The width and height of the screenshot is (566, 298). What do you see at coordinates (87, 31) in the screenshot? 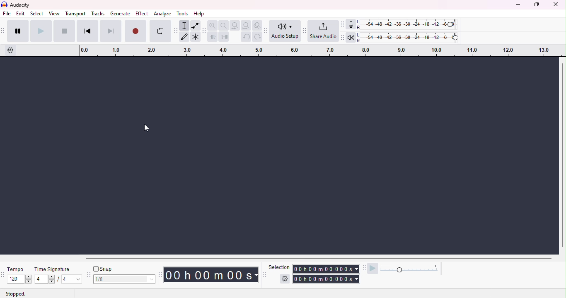
I see `previous` at bounding box center [87, 31].